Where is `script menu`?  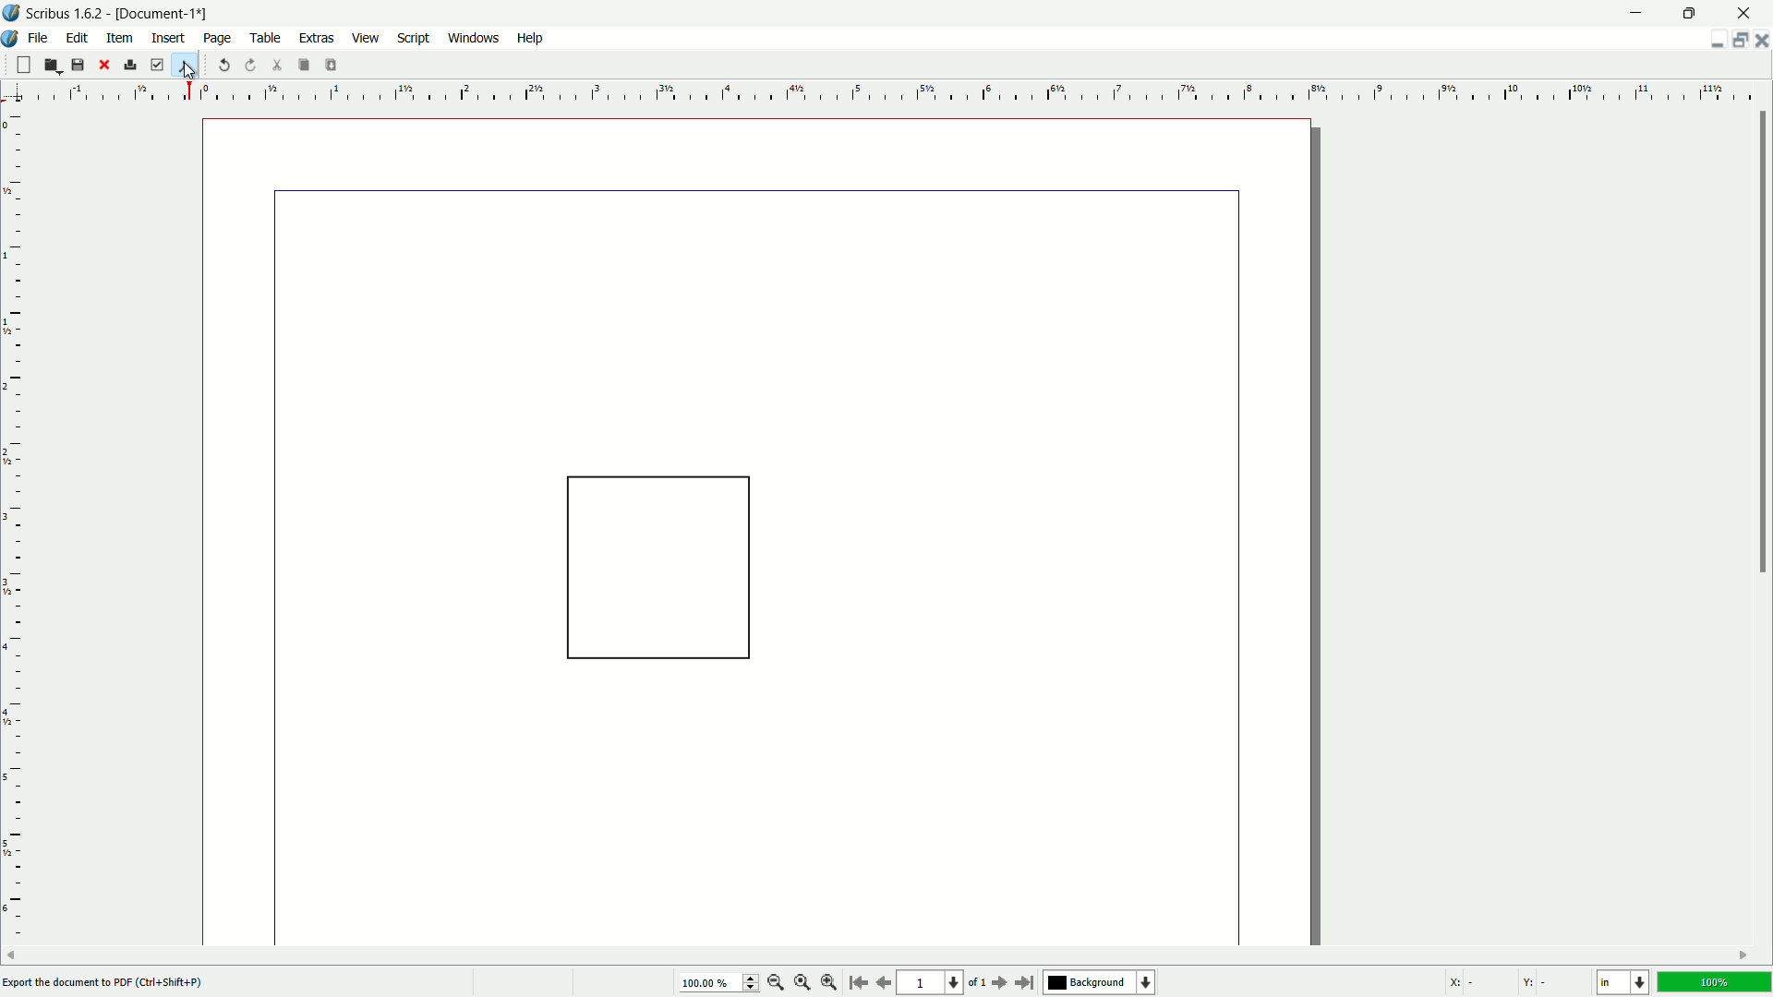
script menu is located at coordinates (414, 39).